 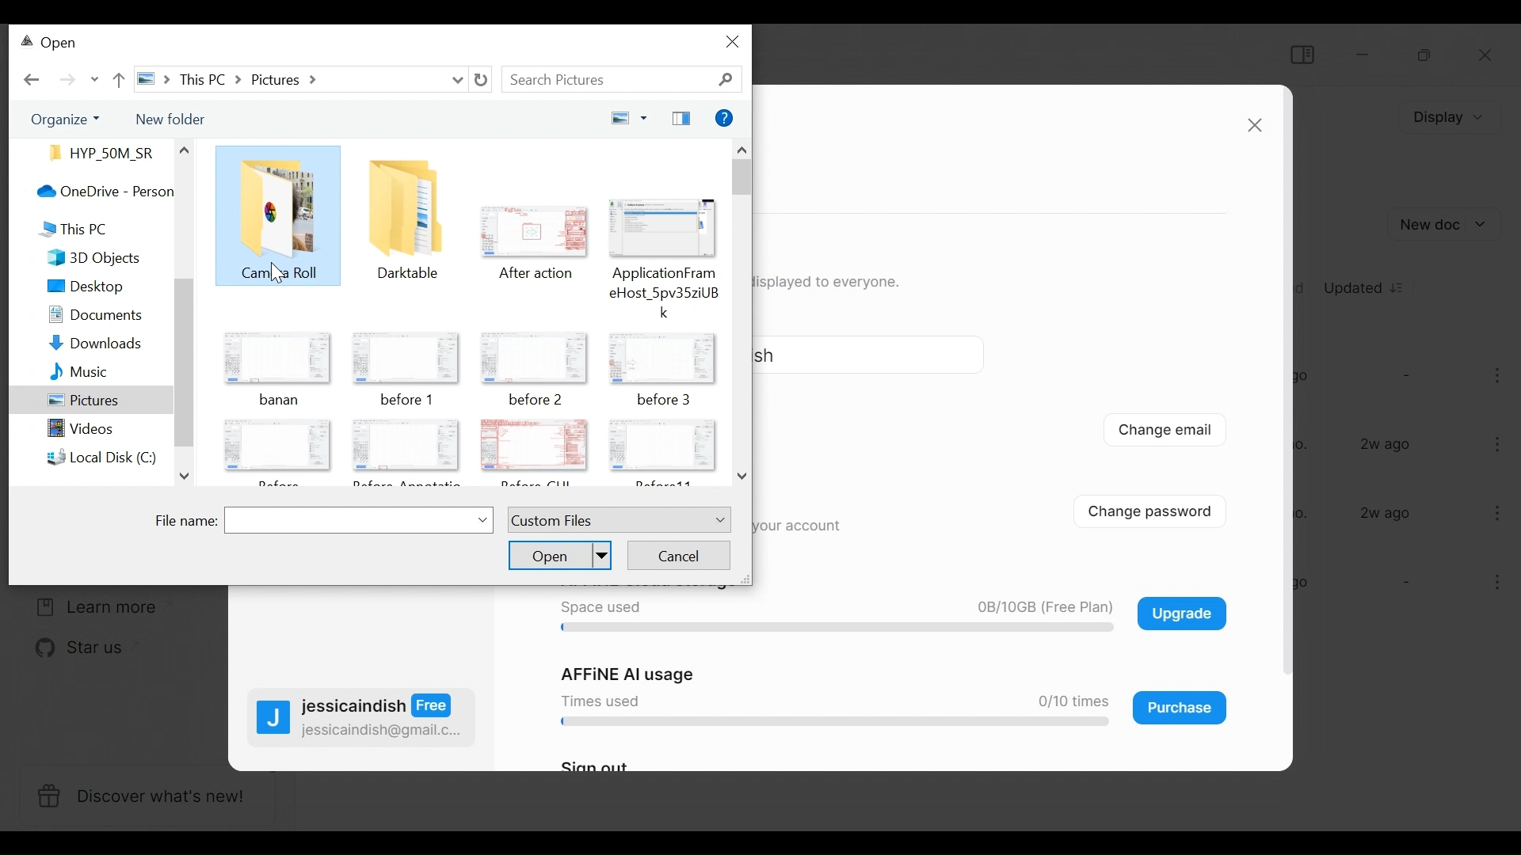 I want to click on scroll, so click(x=185, y=360).